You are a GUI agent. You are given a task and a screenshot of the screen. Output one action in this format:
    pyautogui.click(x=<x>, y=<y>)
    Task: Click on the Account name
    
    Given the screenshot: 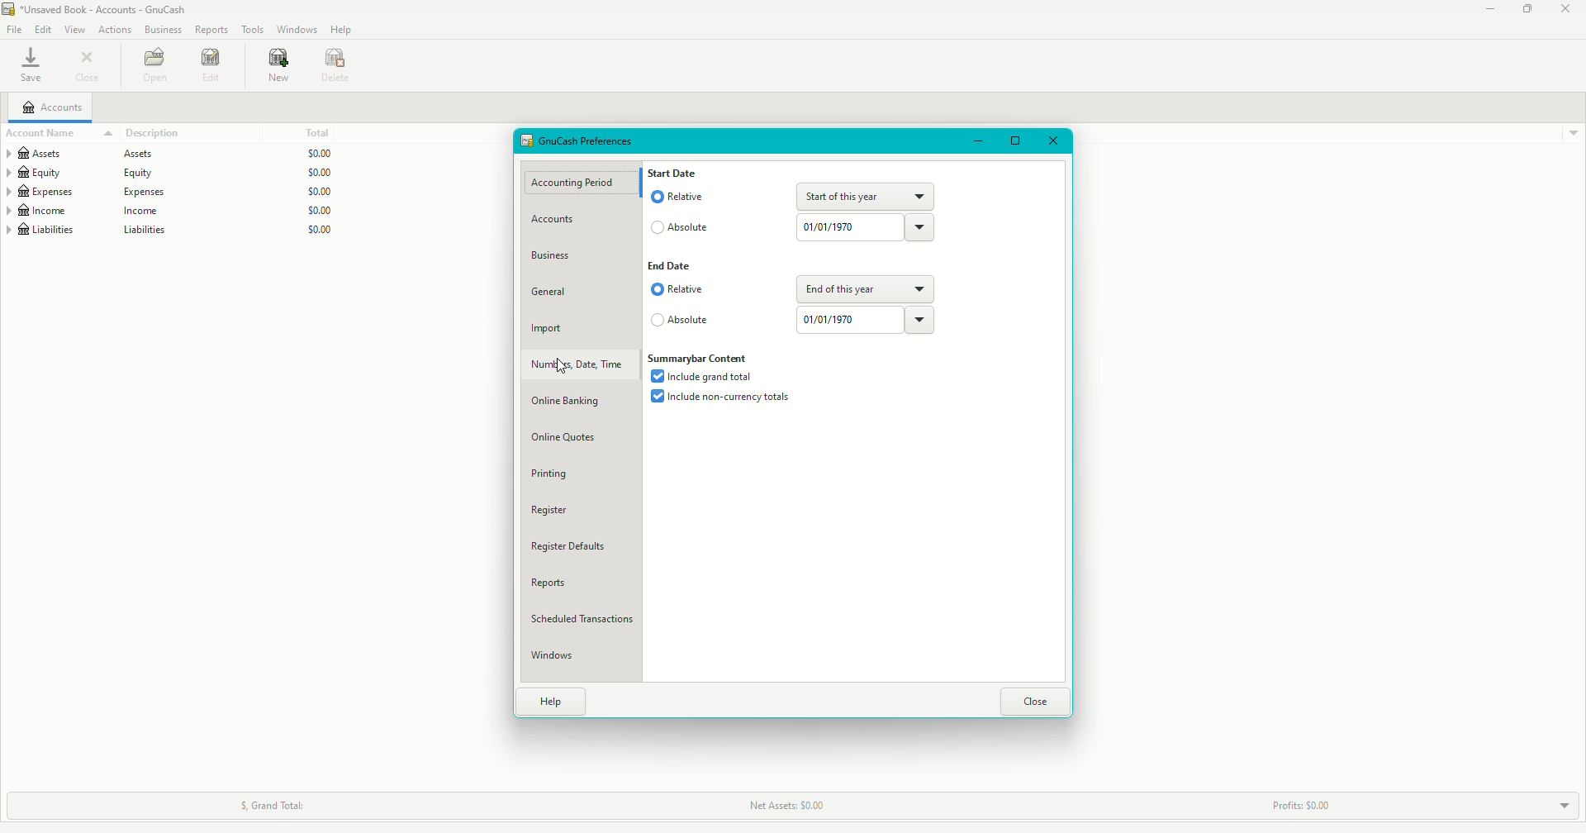 What is the action you would take?
    pyautogui.click(x=44, y=132)
    